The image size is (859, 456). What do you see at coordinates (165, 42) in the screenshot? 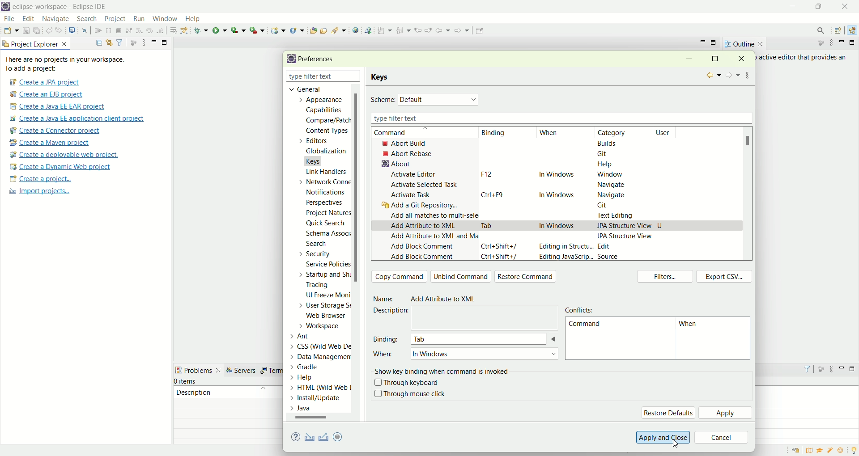
I see `maximize` at bounding box center [165, 42].